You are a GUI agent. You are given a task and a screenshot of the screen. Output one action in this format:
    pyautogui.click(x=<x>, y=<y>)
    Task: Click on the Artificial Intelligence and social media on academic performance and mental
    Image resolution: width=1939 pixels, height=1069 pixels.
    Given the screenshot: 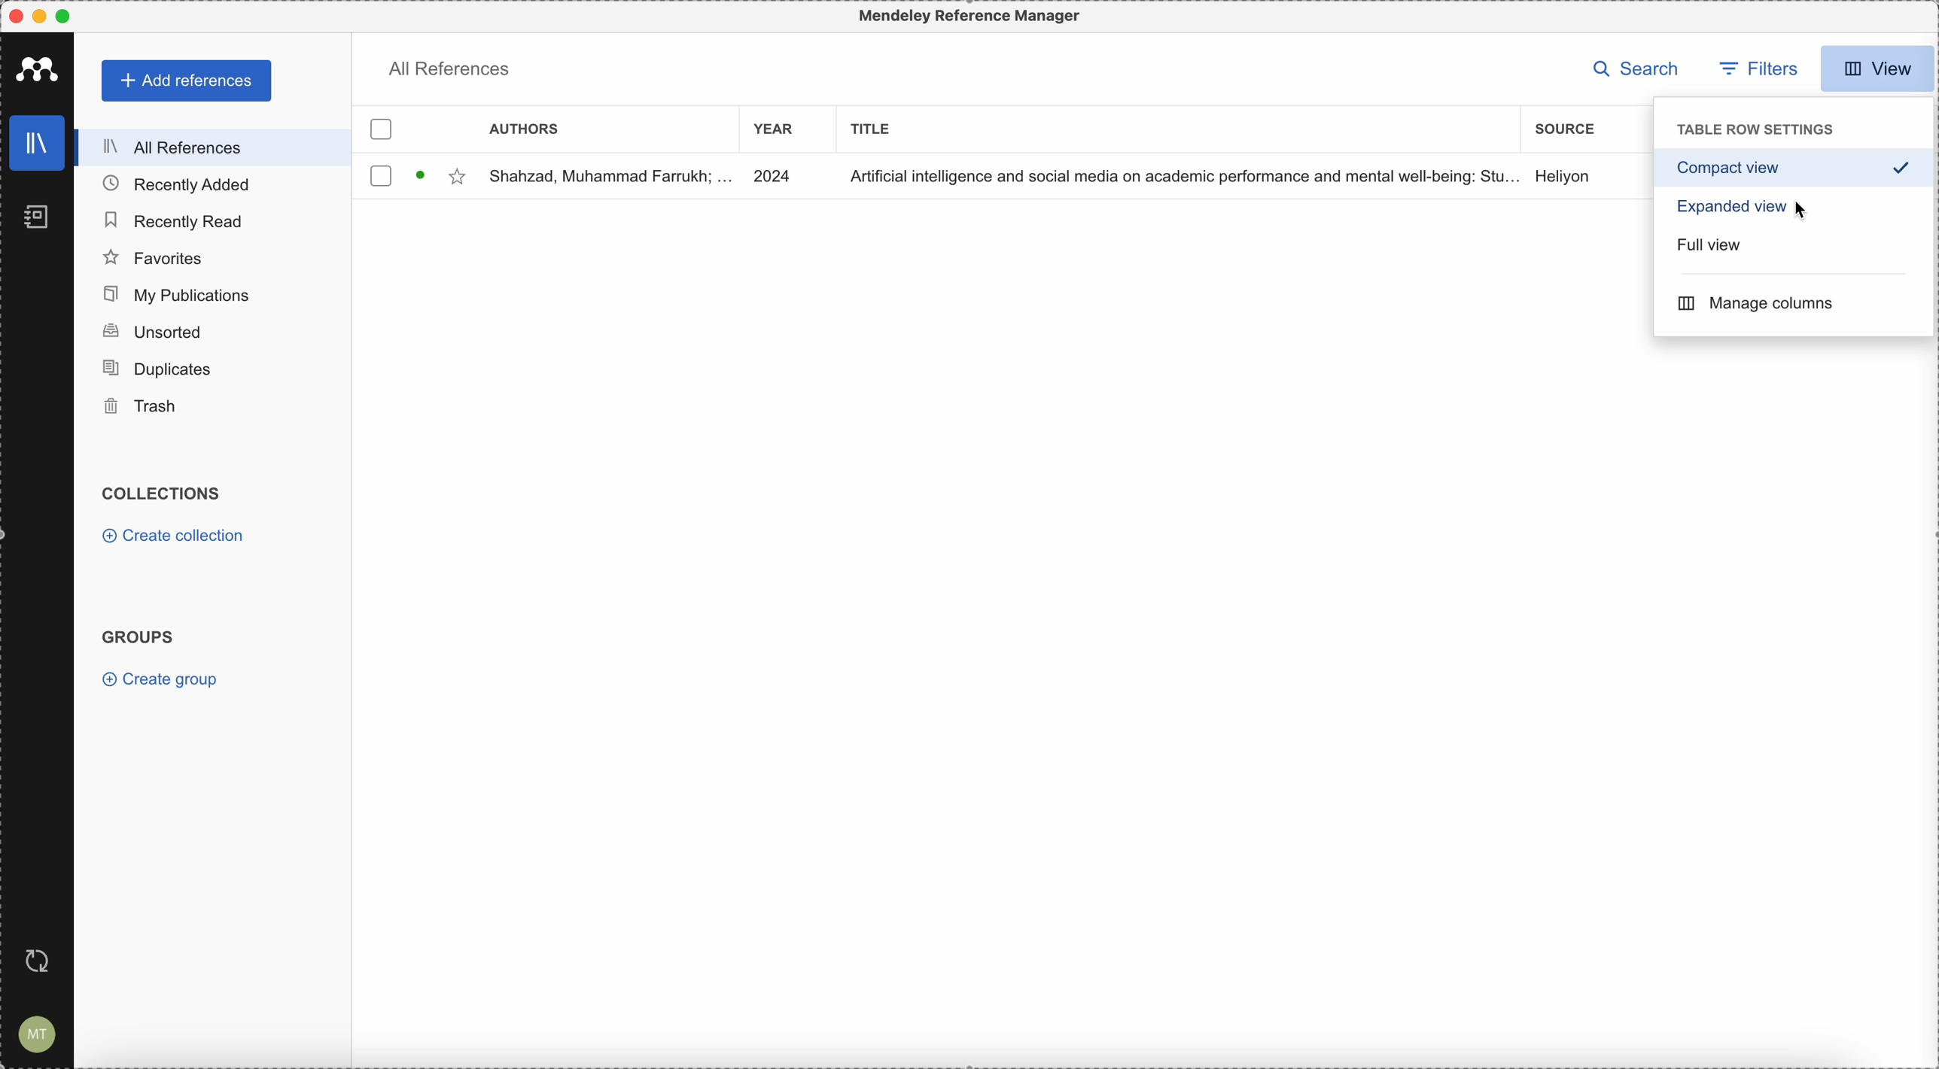 What is the action you would take?
    pyautogui.click(x=1181, y=177)
    